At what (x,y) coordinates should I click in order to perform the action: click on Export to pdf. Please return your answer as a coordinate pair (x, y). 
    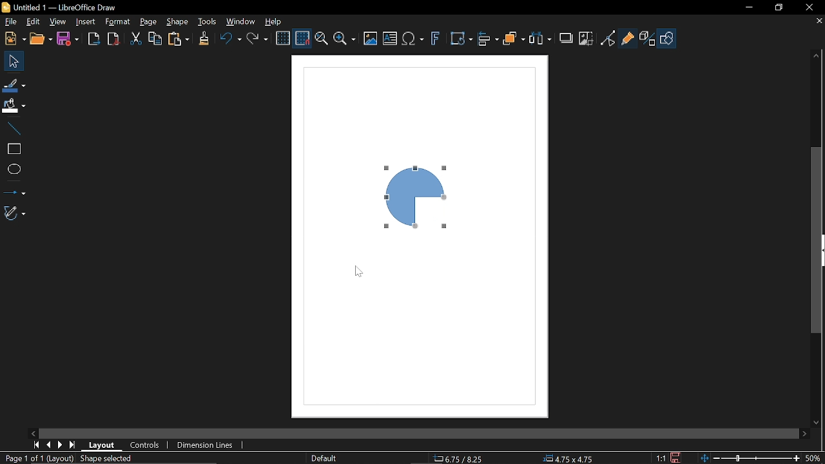
    Looking at the image, I should click on (113, 38).